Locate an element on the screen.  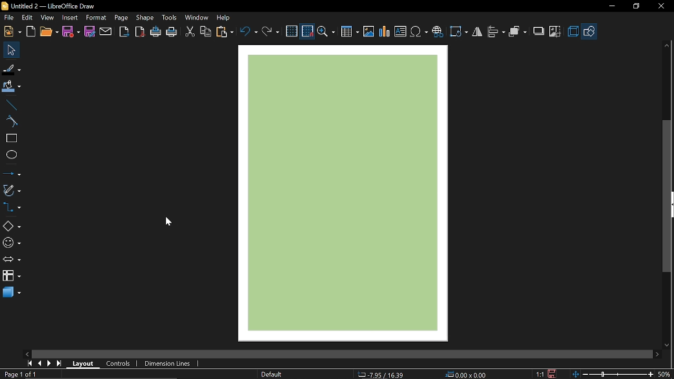
Zoom is located at coordinates (326, 32).